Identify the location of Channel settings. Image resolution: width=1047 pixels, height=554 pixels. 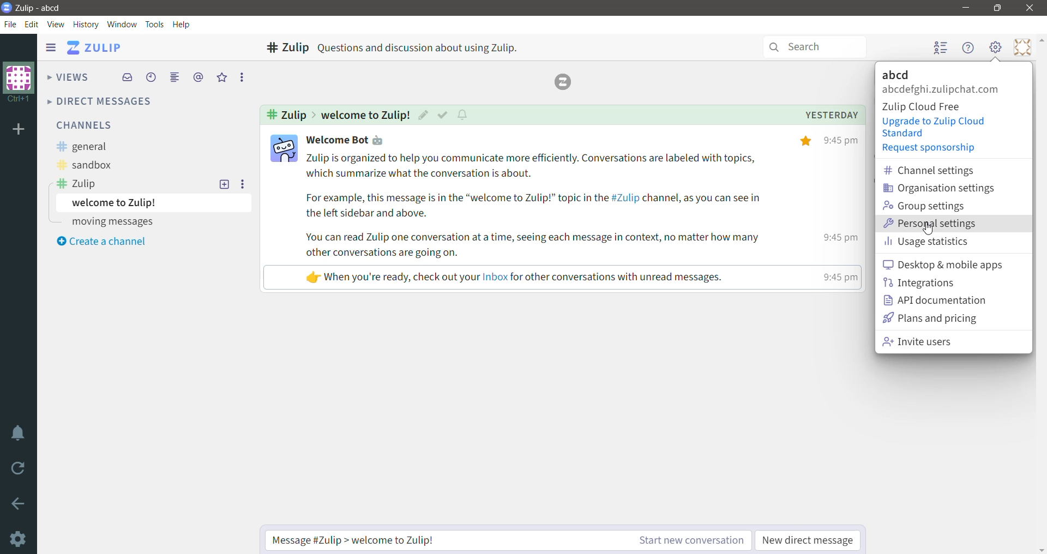
(931, 170).